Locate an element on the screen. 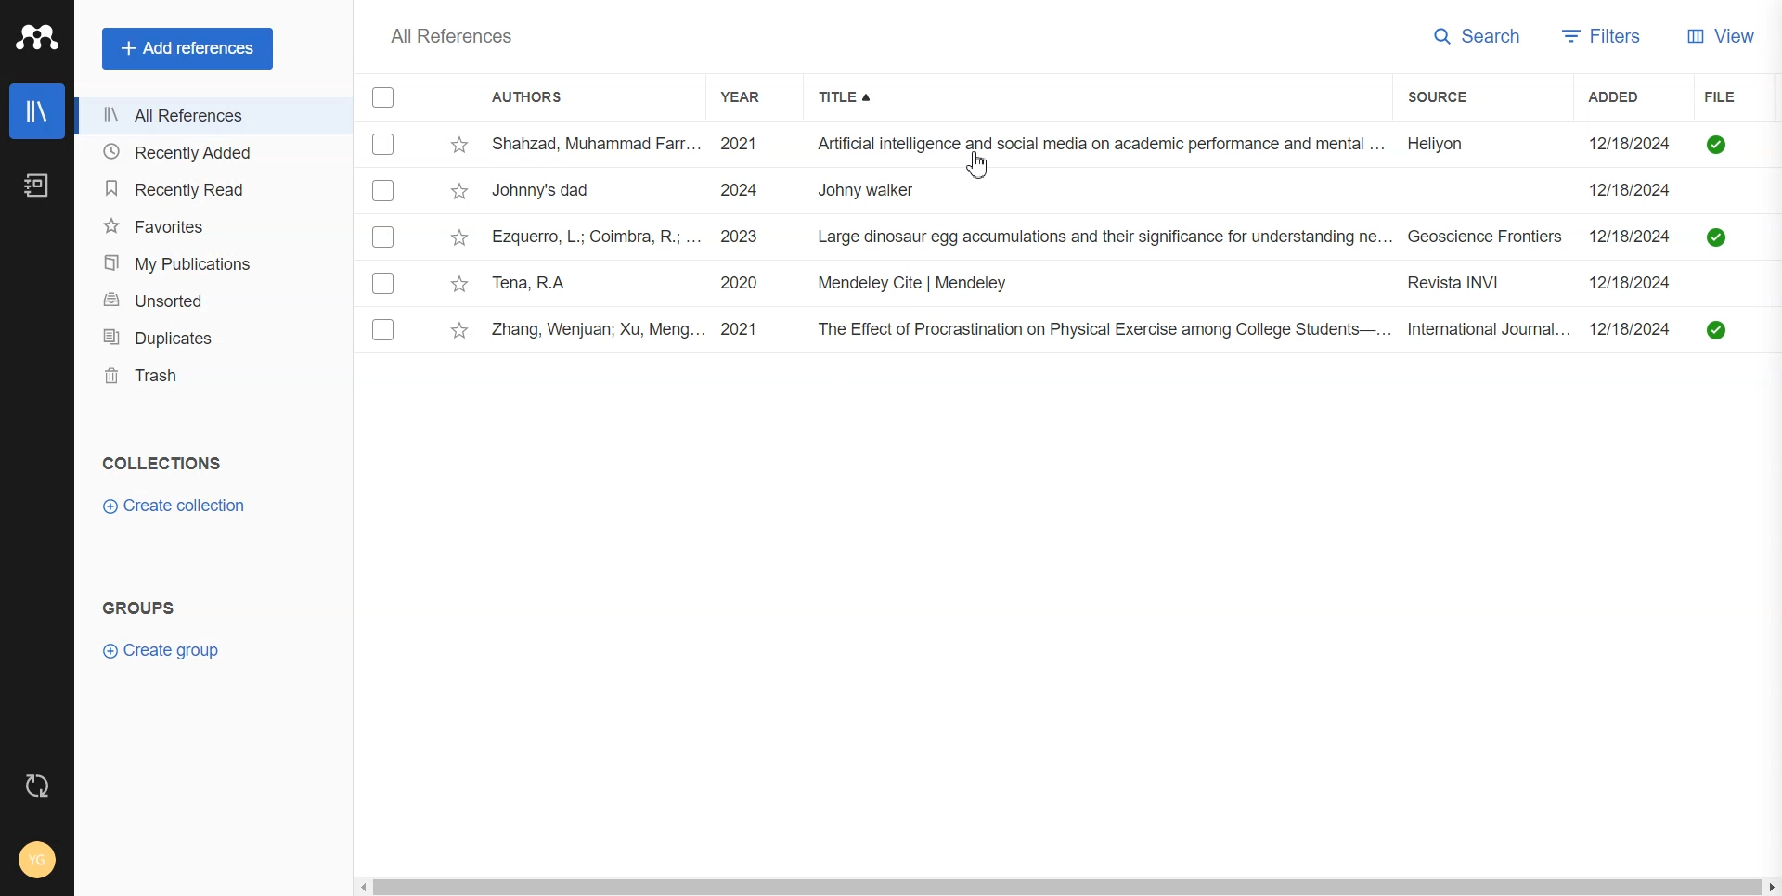 Image resolution: width=1782 pixels, height=896 pixels. Added is located at coordinates (1628, 96).